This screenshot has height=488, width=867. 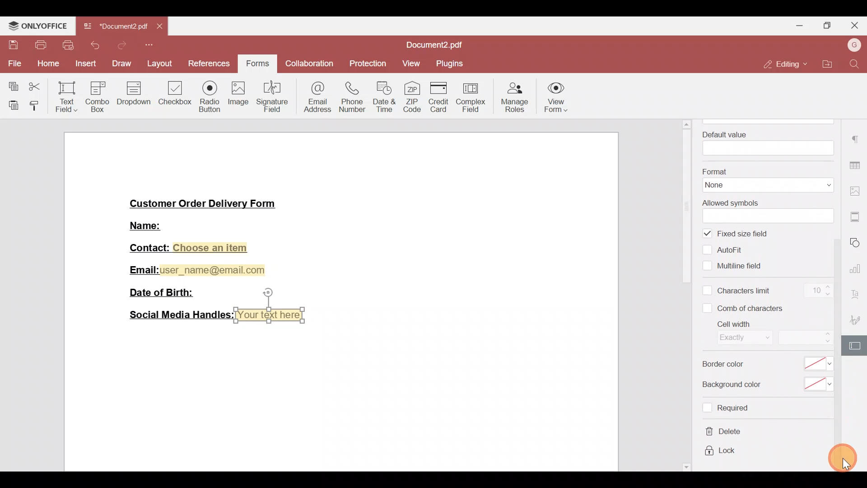 What do you see at coordinates (560, 96) in the screenshot?
I see `View form` at bounding box center [560, 96].